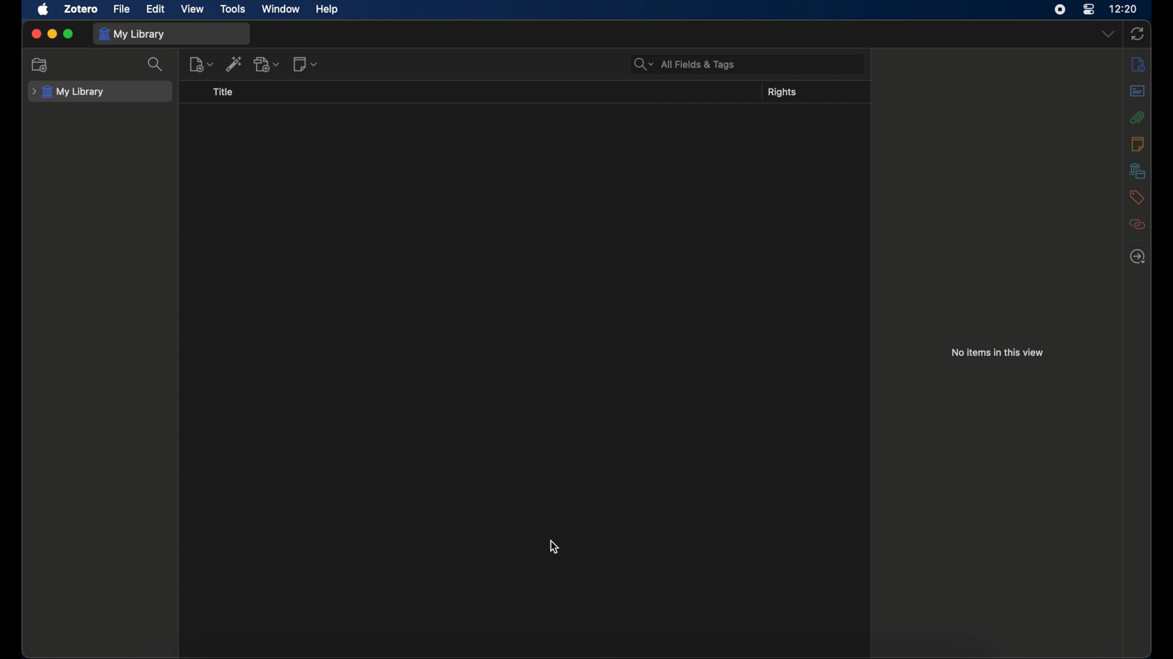 The width and height of the screenshot is (1173, 659). I want to click on zotero, so click(81, 9).